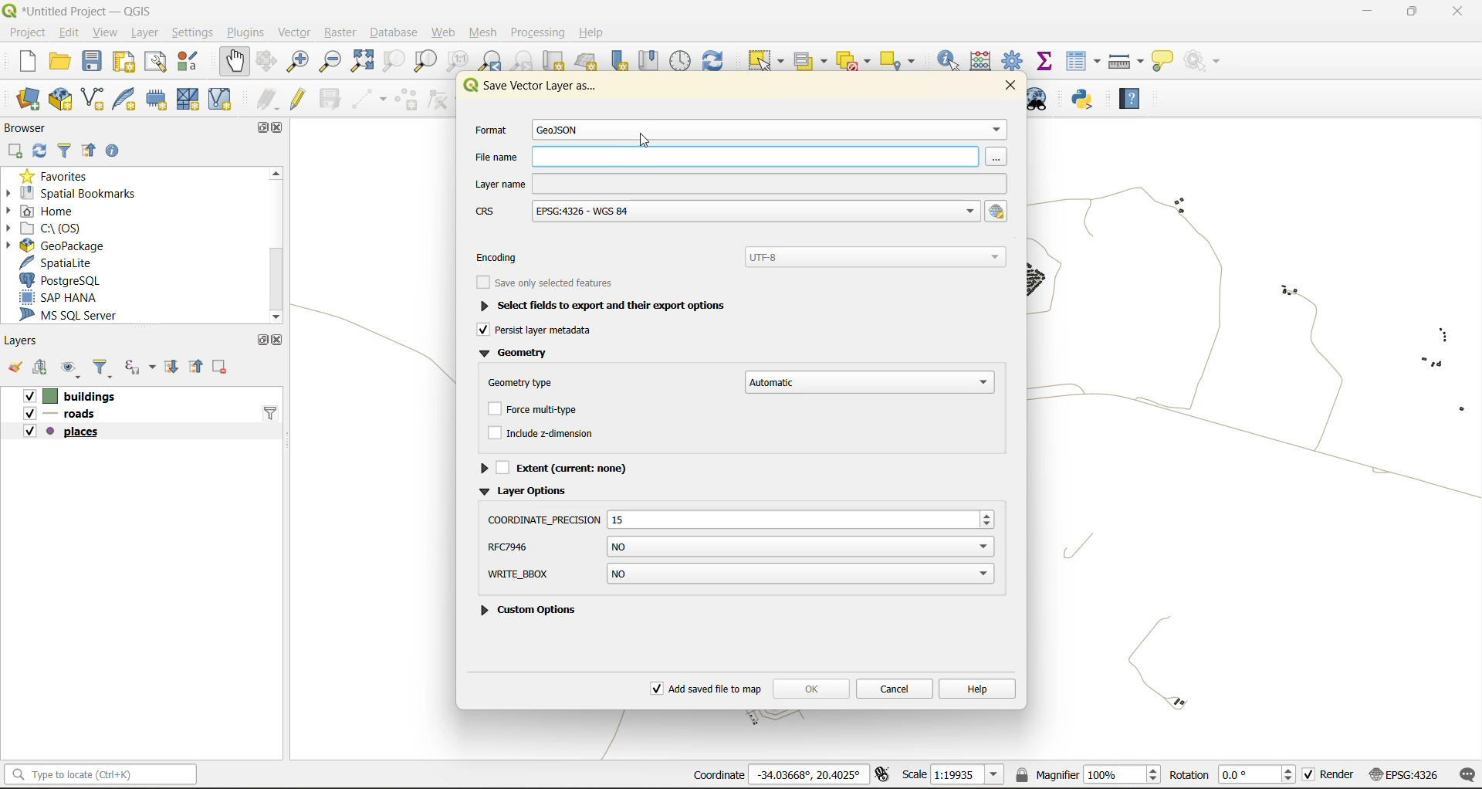 Image resolution: width=1482 pixels, height=789 pixels. I want to click on cursor, so click(647, 140).